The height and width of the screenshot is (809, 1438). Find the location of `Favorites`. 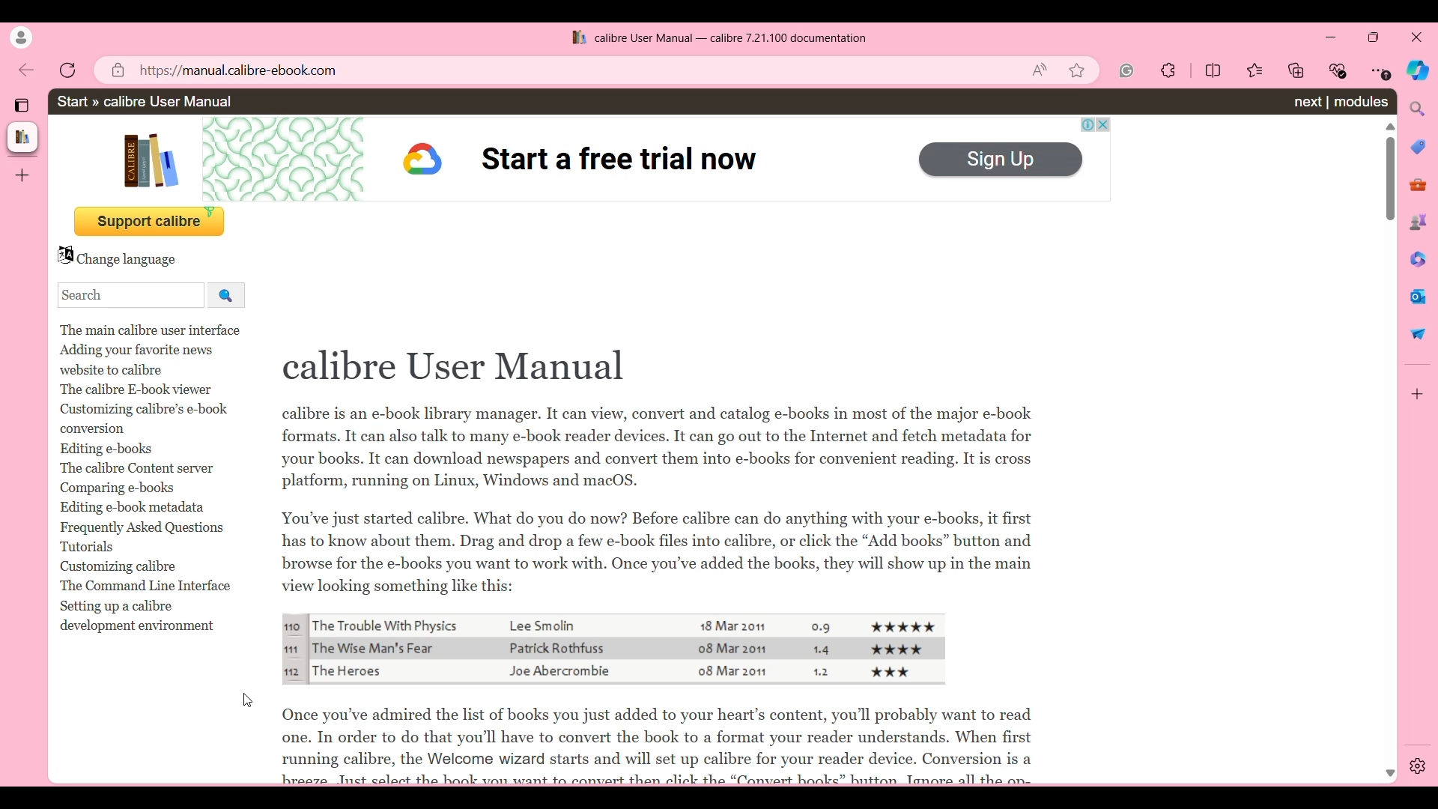

Favorites is located at coordinates (1255, 70).